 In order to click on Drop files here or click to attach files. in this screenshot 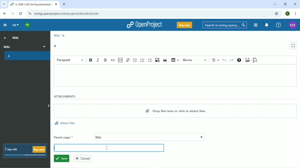, I will do `click(177, 111)`.